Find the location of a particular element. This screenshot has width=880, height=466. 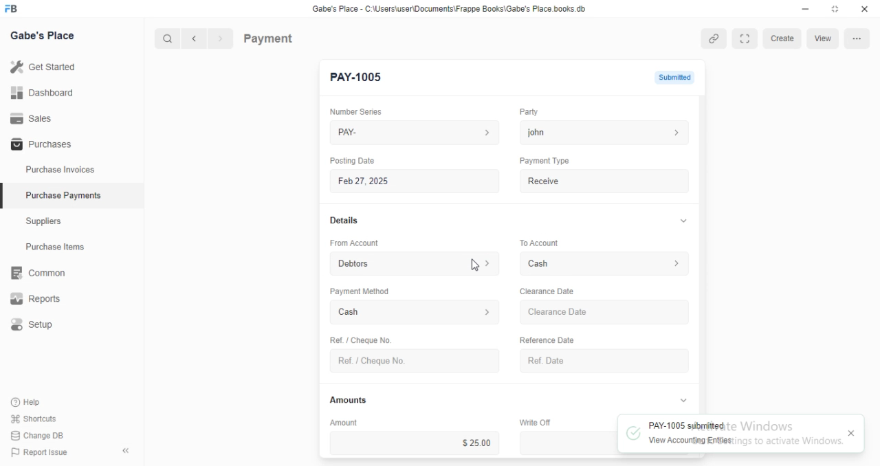

cursor is located at coordinates (475, 264).